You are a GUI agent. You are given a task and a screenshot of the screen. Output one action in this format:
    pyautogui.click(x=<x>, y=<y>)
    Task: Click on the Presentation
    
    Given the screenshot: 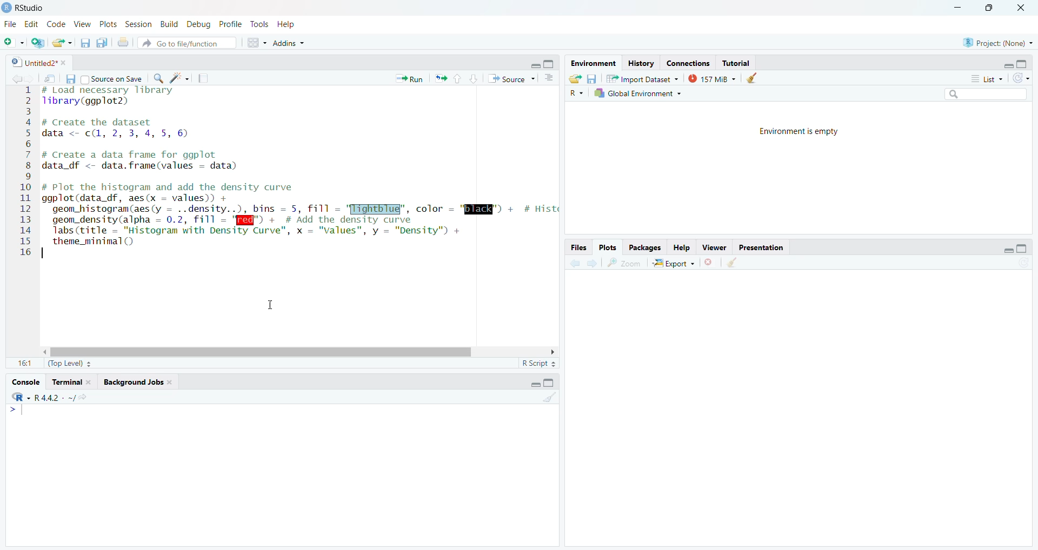 What is the action you would take?
    pyautogui.click(x=762, y=247)
    